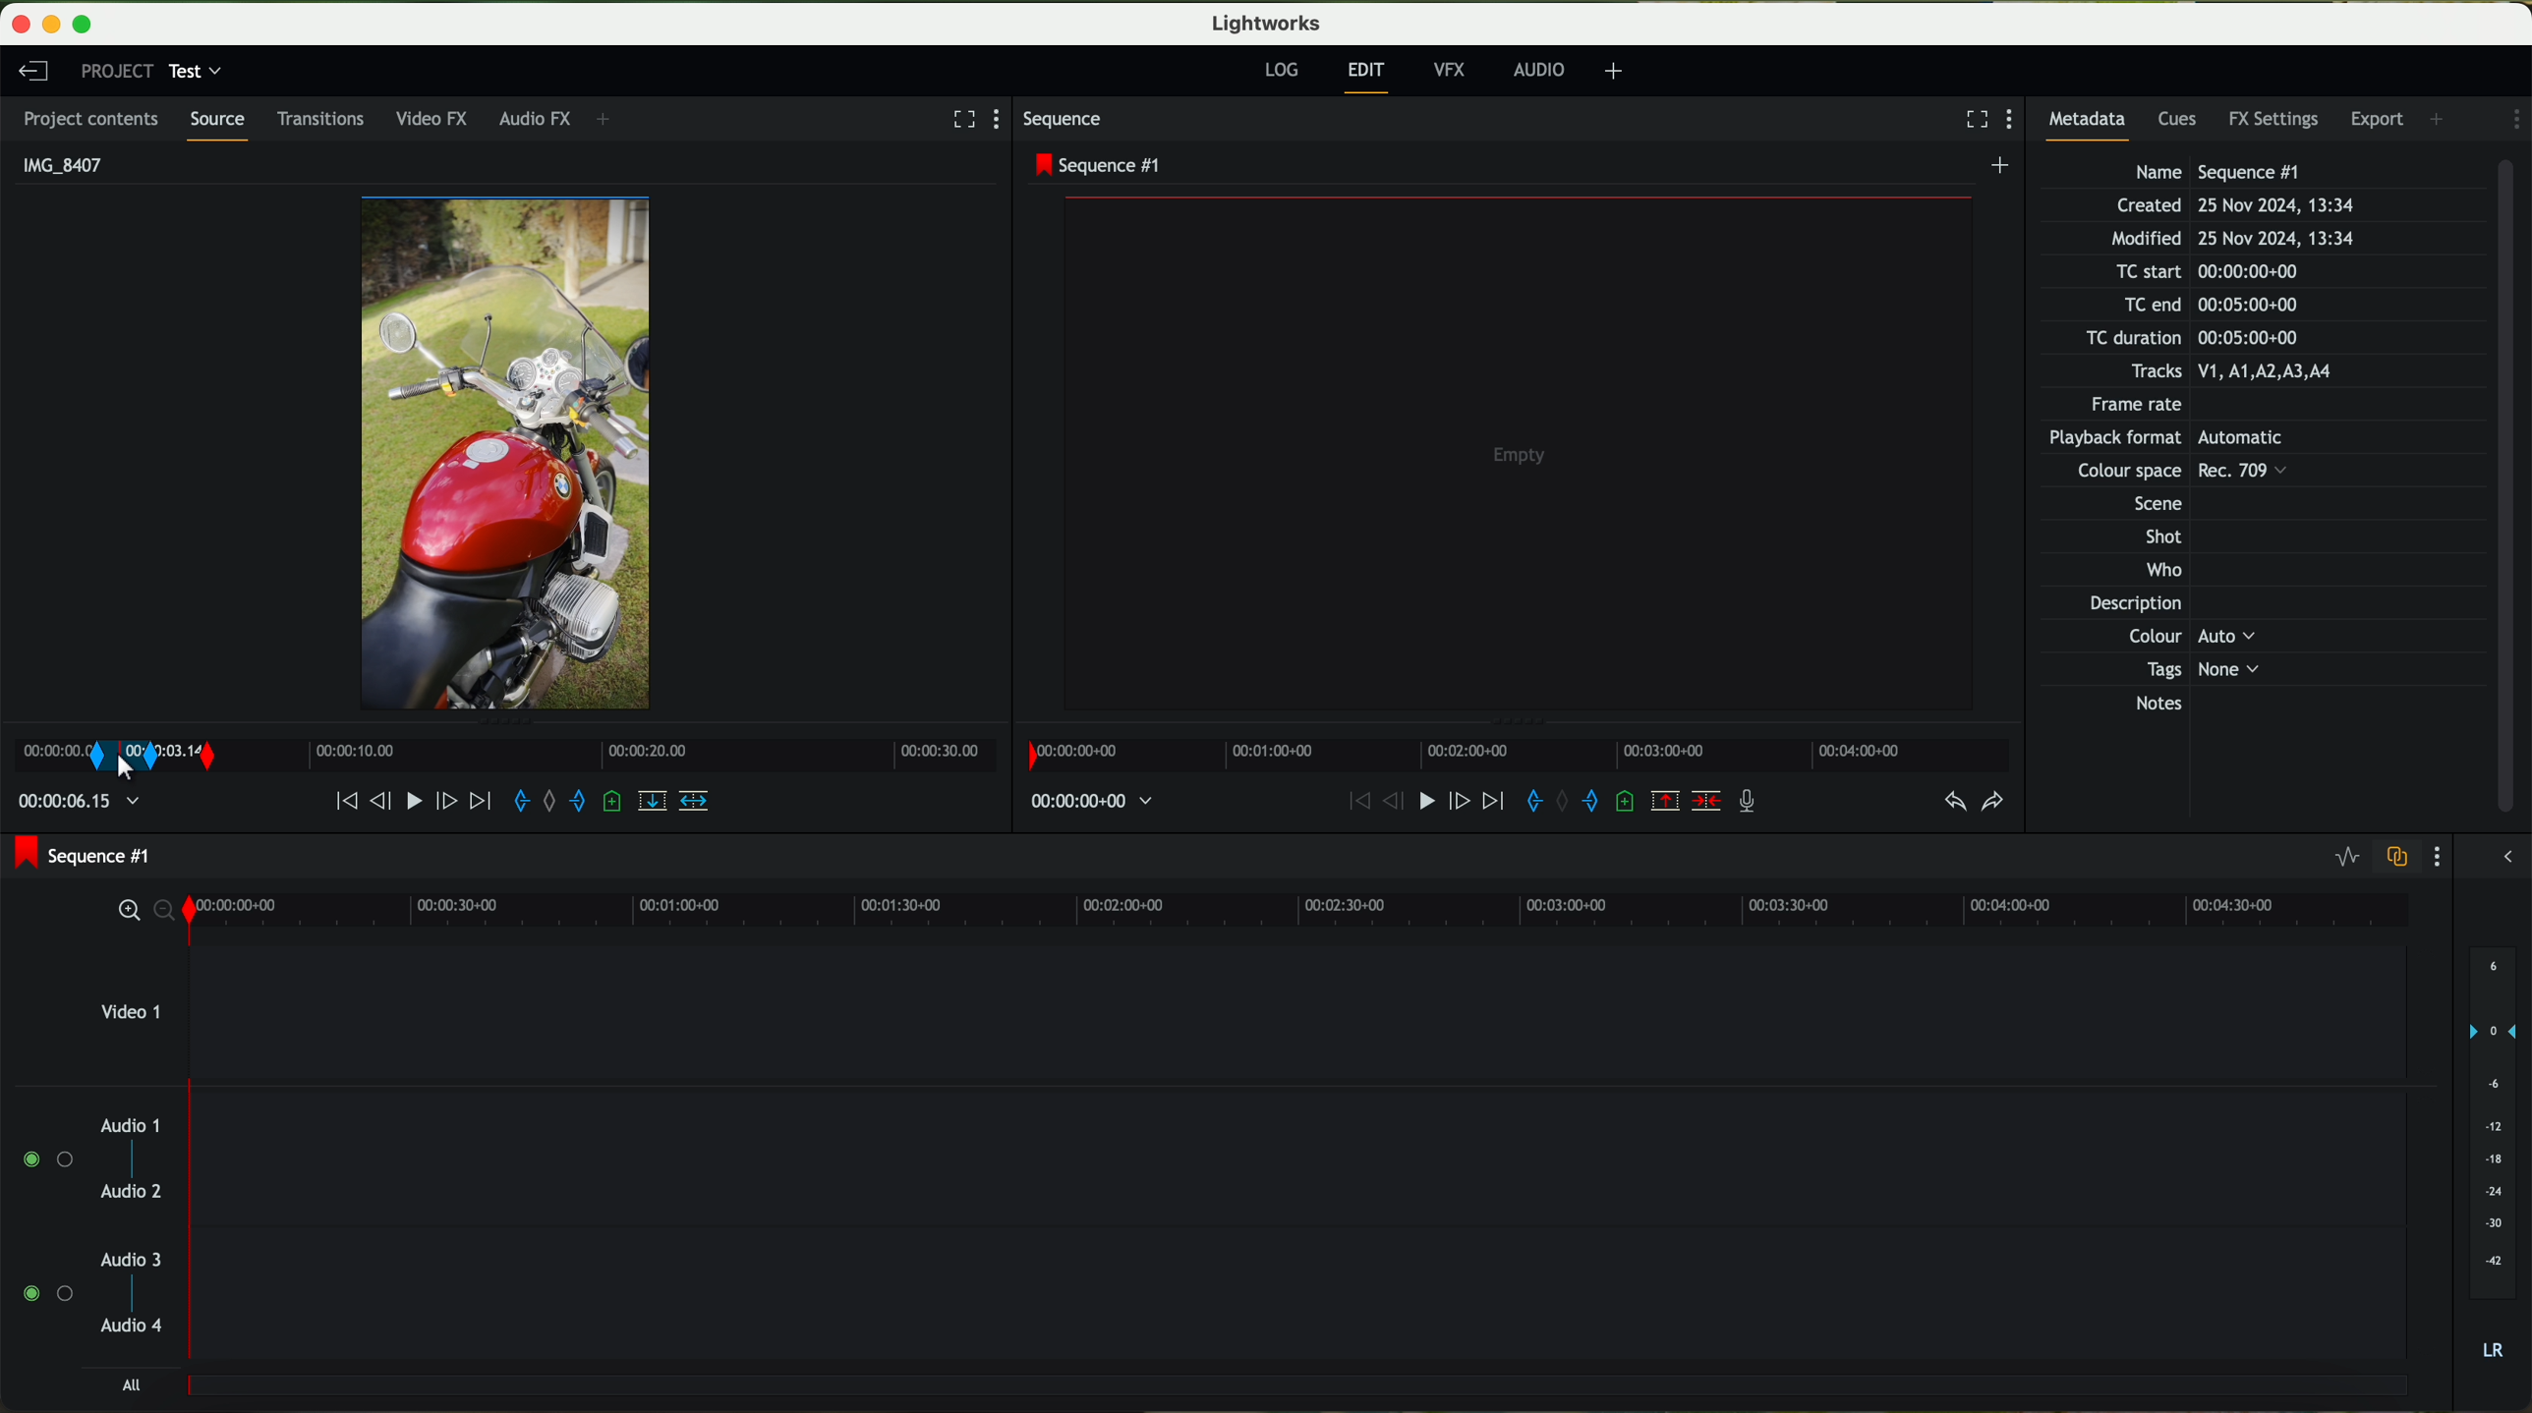 The height and width of the screenshot is (1413, 2532). What do you see at coordinates (1098, 165) in the screenshot?
I see `sequence #1` at bounding box center [1098, 165].